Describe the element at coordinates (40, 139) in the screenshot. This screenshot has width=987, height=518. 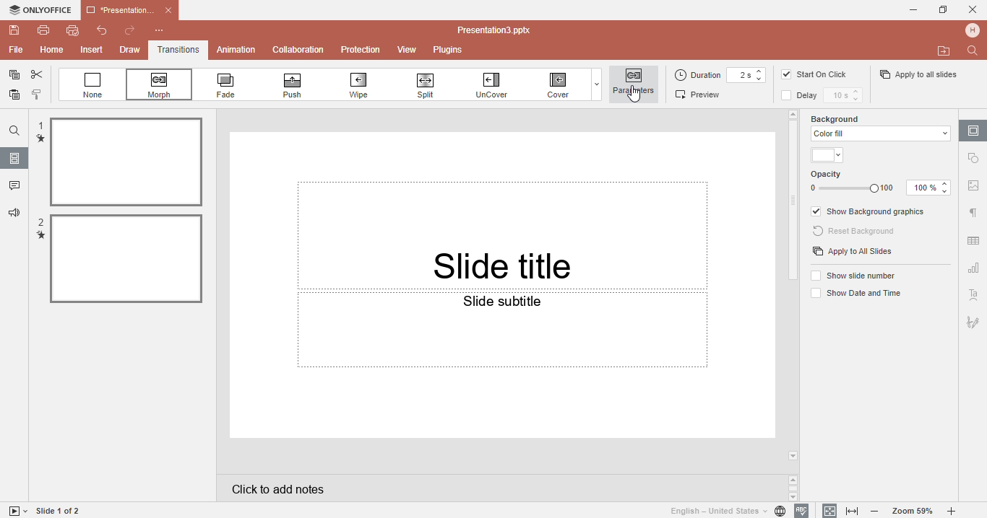
I see `transition mark` at that location.